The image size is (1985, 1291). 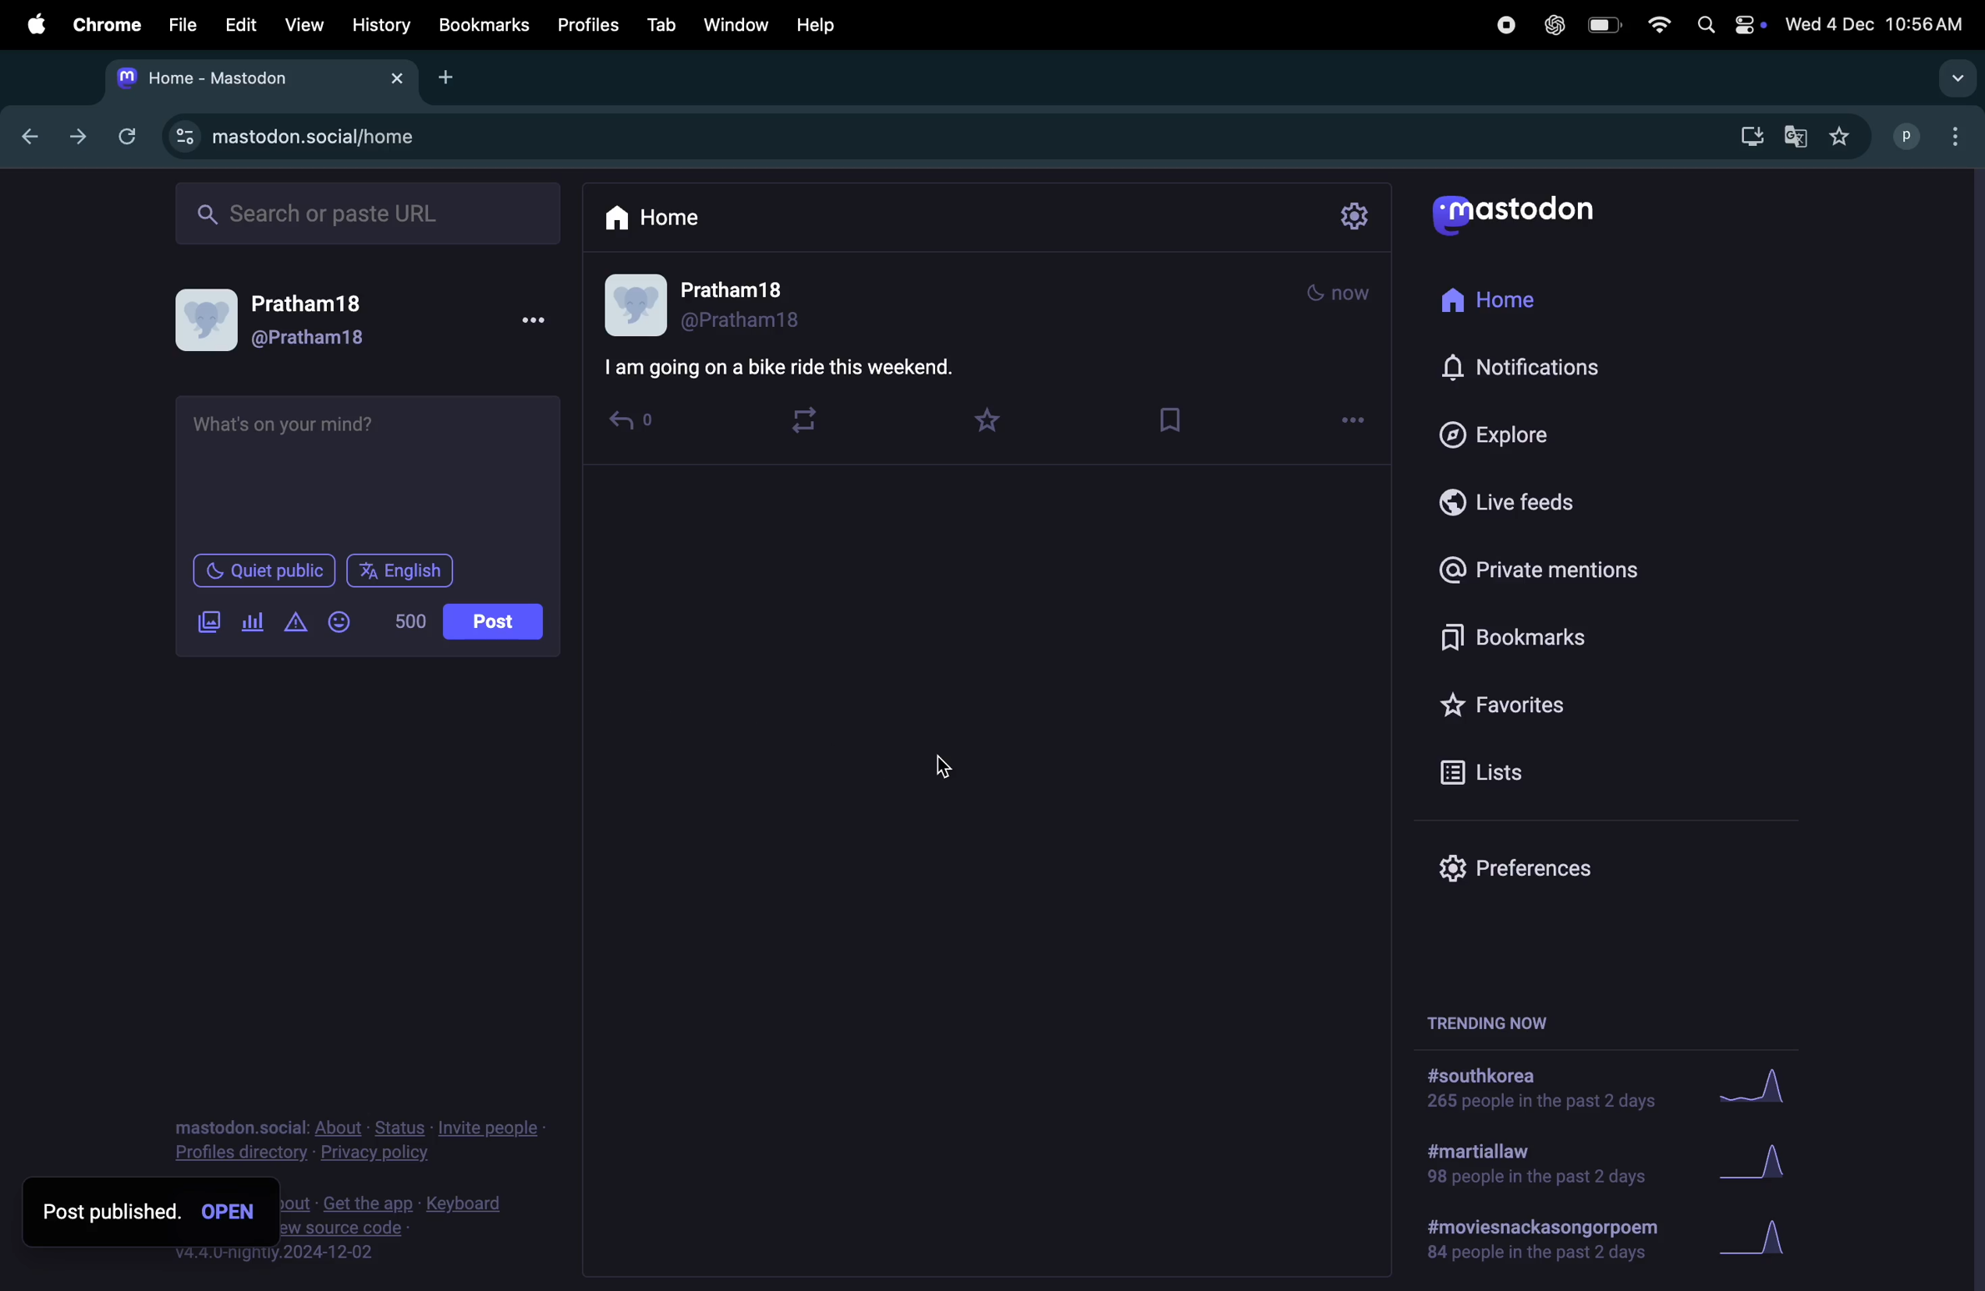 What do you see at coordinates (103, 24) in the screenshot?
I see `chrome` at bounding box center [103, 24].